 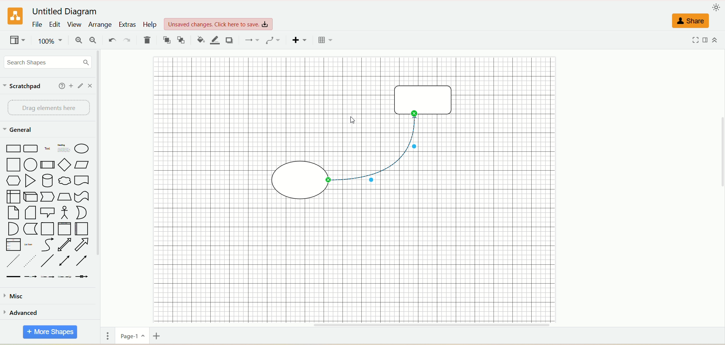 What do you see at coordinates (251, 40) in the screenshot?
I see `connection` at bounding box center [251, 40].